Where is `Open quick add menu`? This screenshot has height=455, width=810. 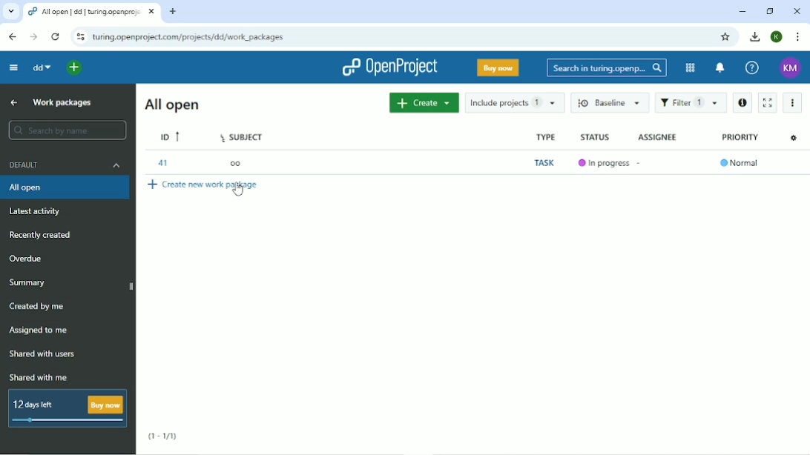
Open quick add menu is located at coordinates (74, 68).